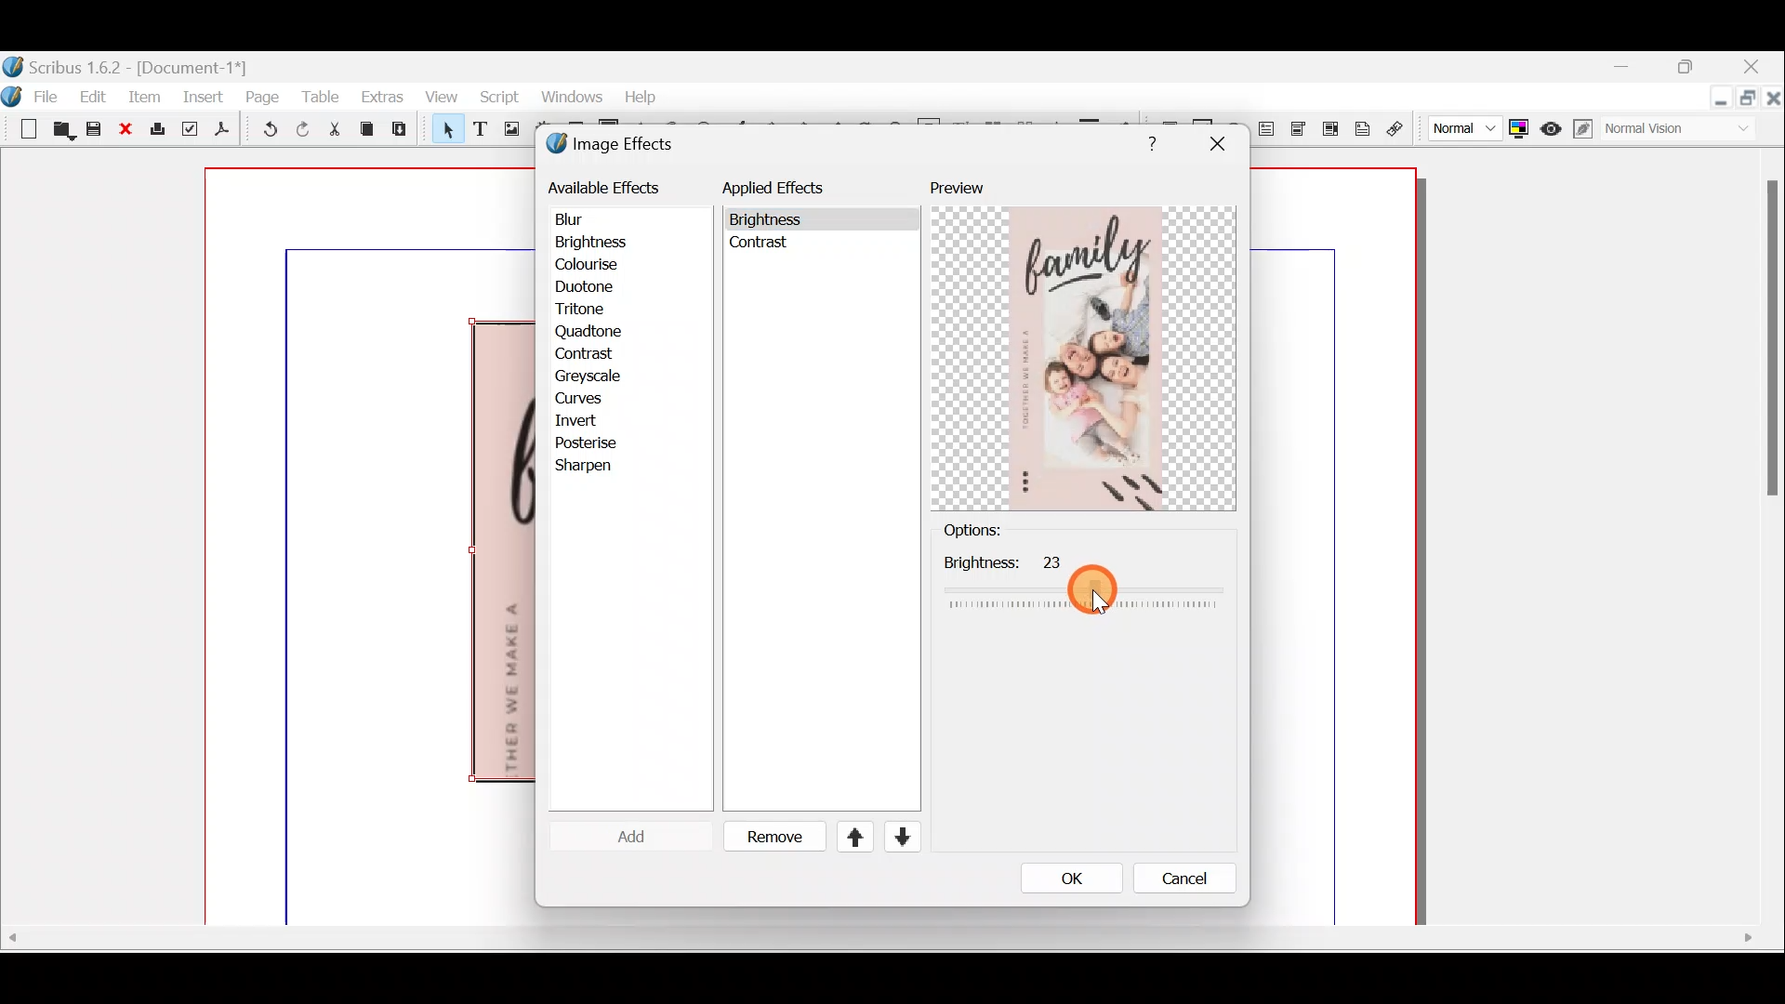 The image size is (1785, 1004). Describe the element at coordinates (588, 289) in the screenshot. I see `Duotone` at that location.